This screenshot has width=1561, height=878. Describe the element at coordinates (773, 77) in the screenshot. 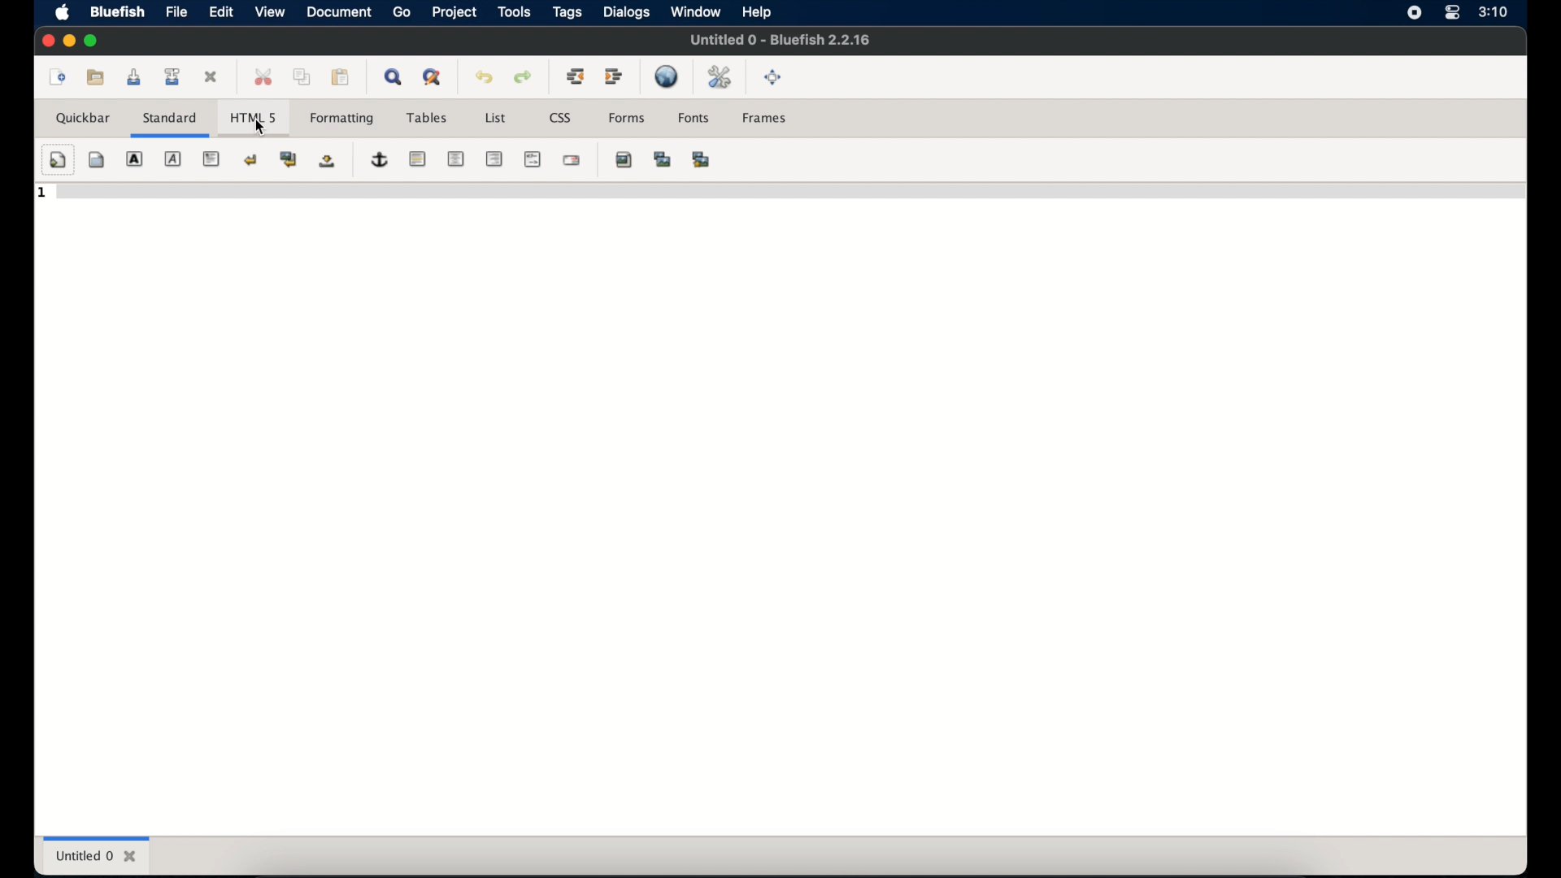

I see `fullscreen ` at that location.